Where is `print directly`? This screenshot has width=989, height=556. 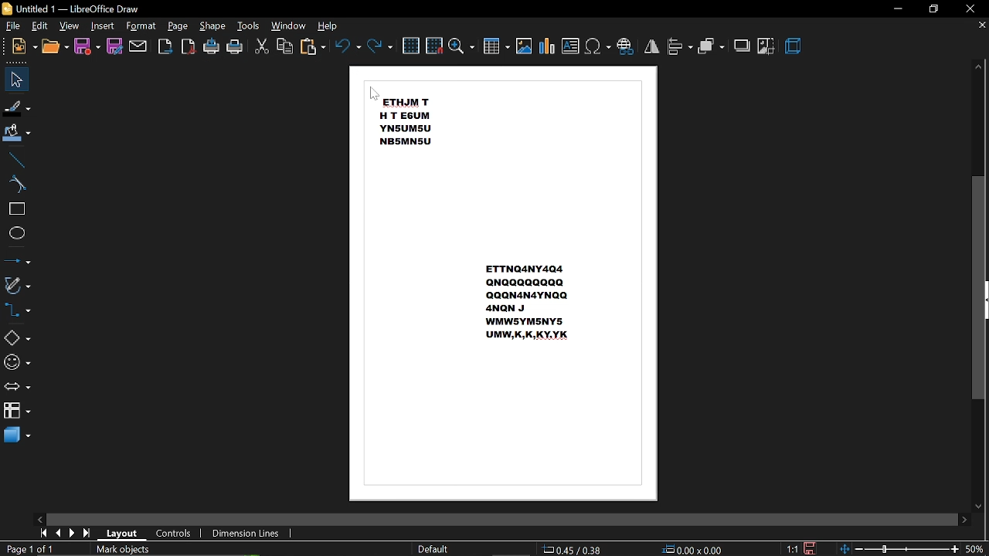 print directly is located at coordinates (212, 47).